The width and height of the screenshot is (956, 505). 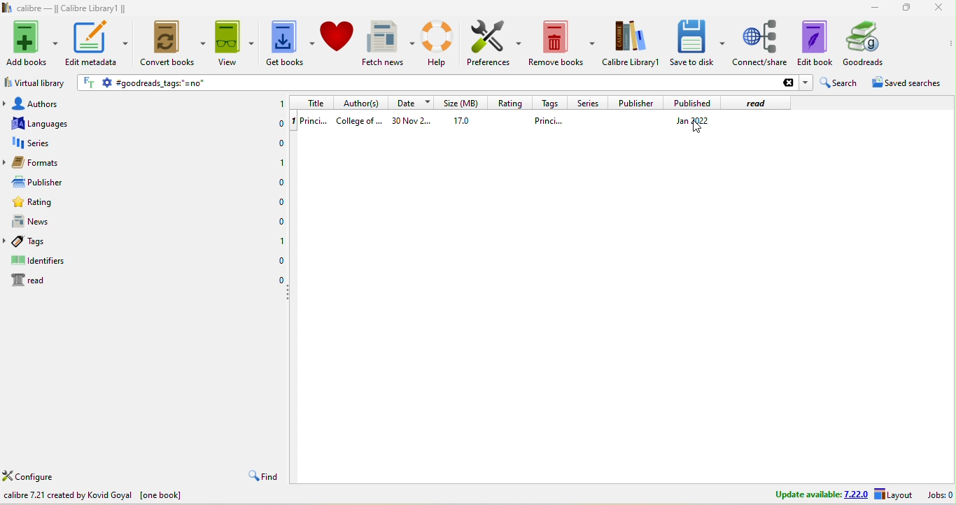 I want to click on donate, so click(x=339, y=42).